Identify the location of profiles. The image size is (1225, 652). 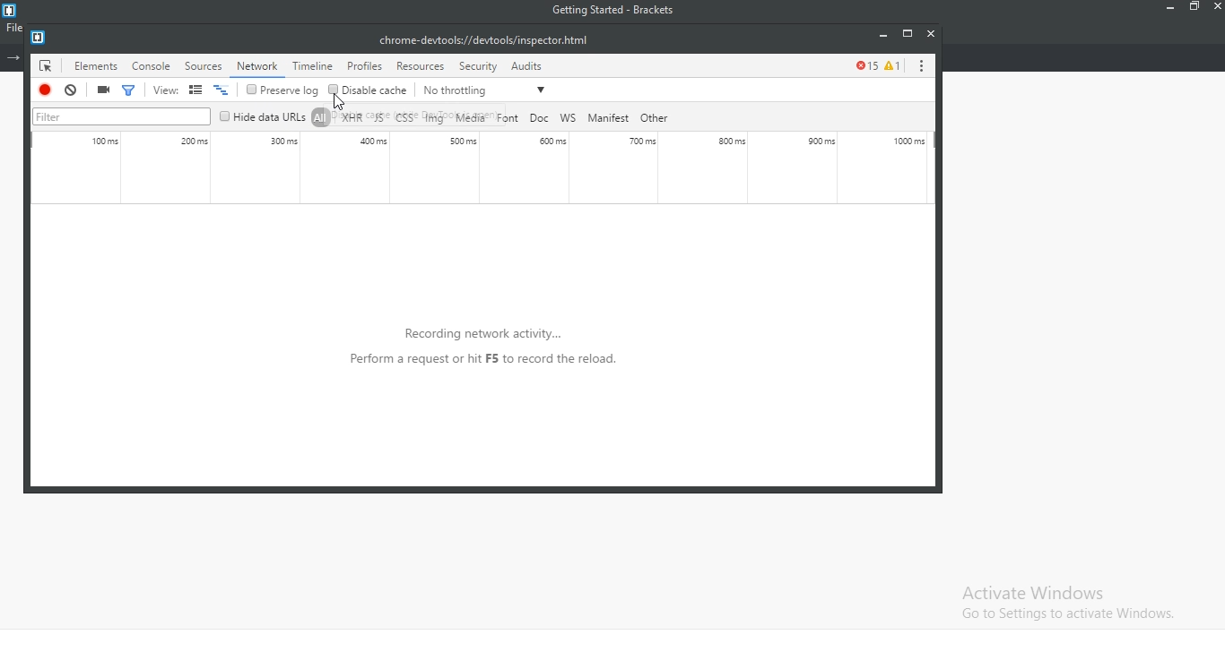
(363, 67).